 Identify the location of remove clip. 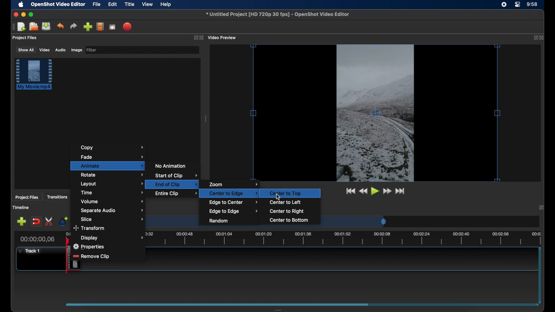
(96, 256).